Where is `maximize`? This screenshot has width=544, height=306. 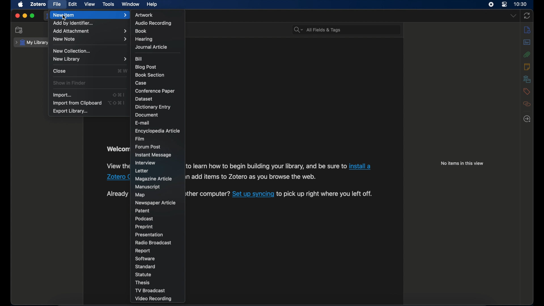 maximize is located at coordinates (32, 16).